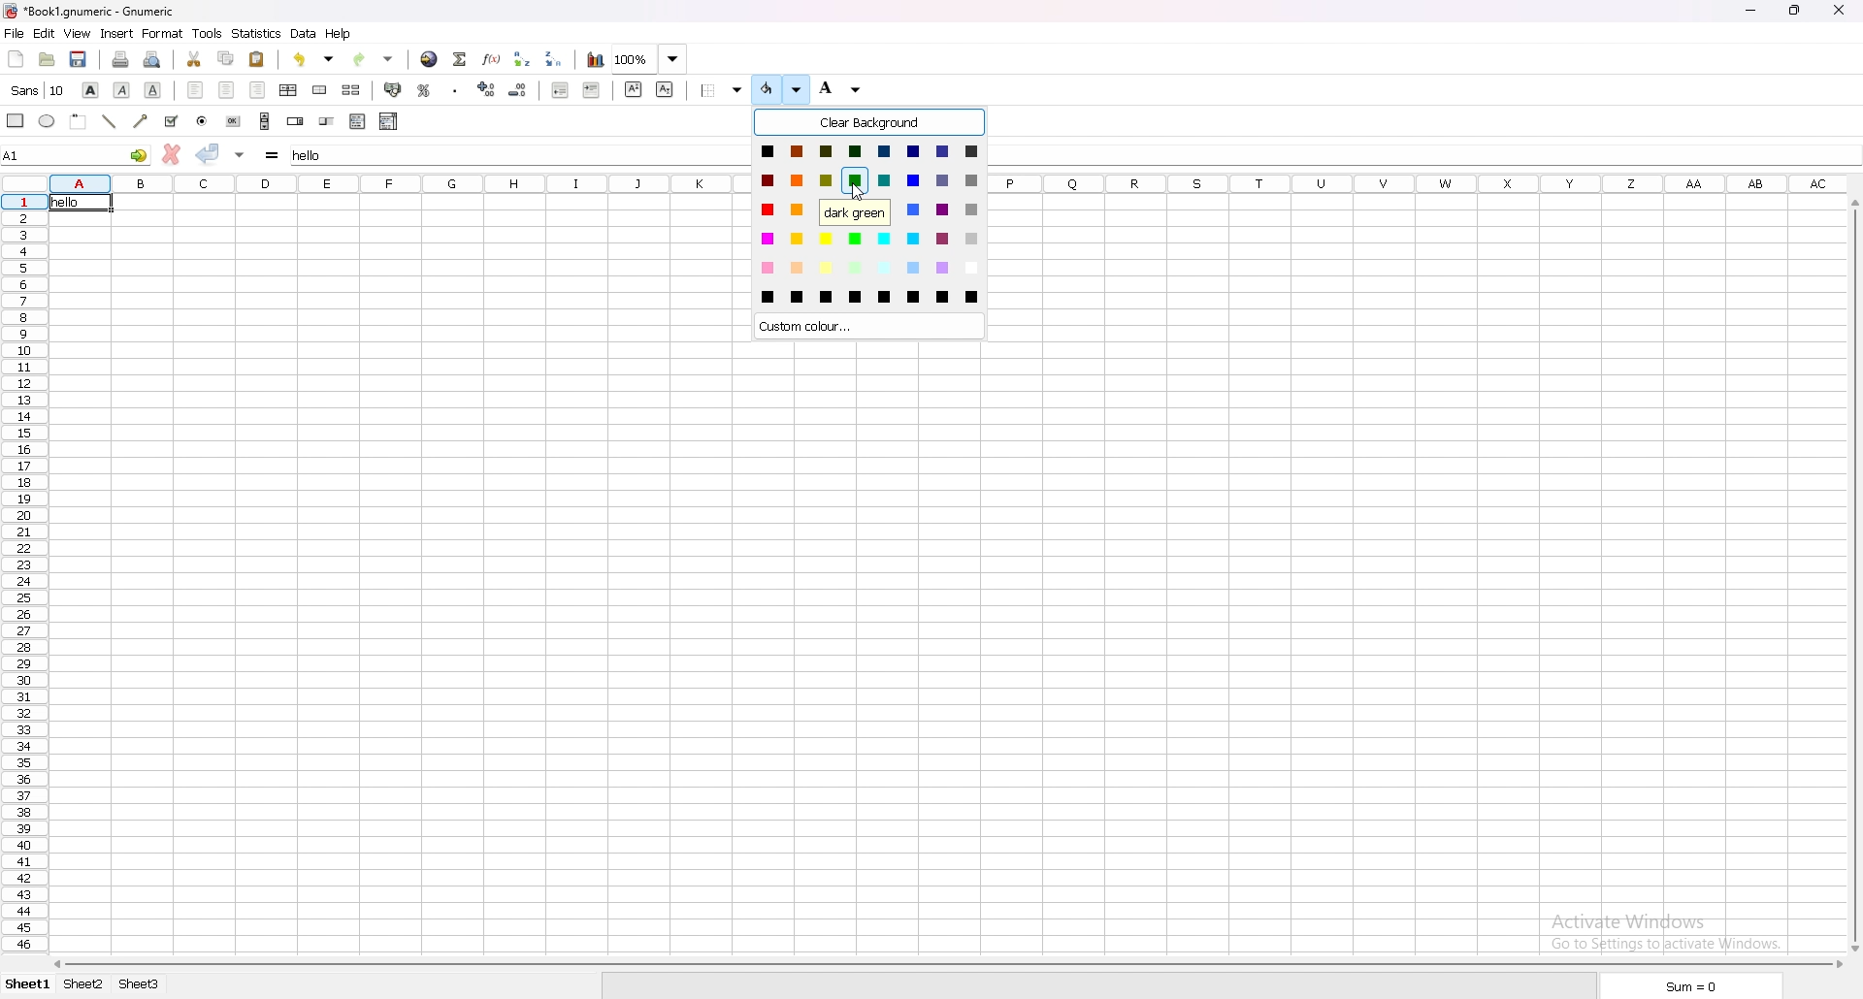 This screenshot has height=999, width=1863. What do you see at coordinates (15, 32) in the screenshot?
I see `file` at bounding box center [15, 32].